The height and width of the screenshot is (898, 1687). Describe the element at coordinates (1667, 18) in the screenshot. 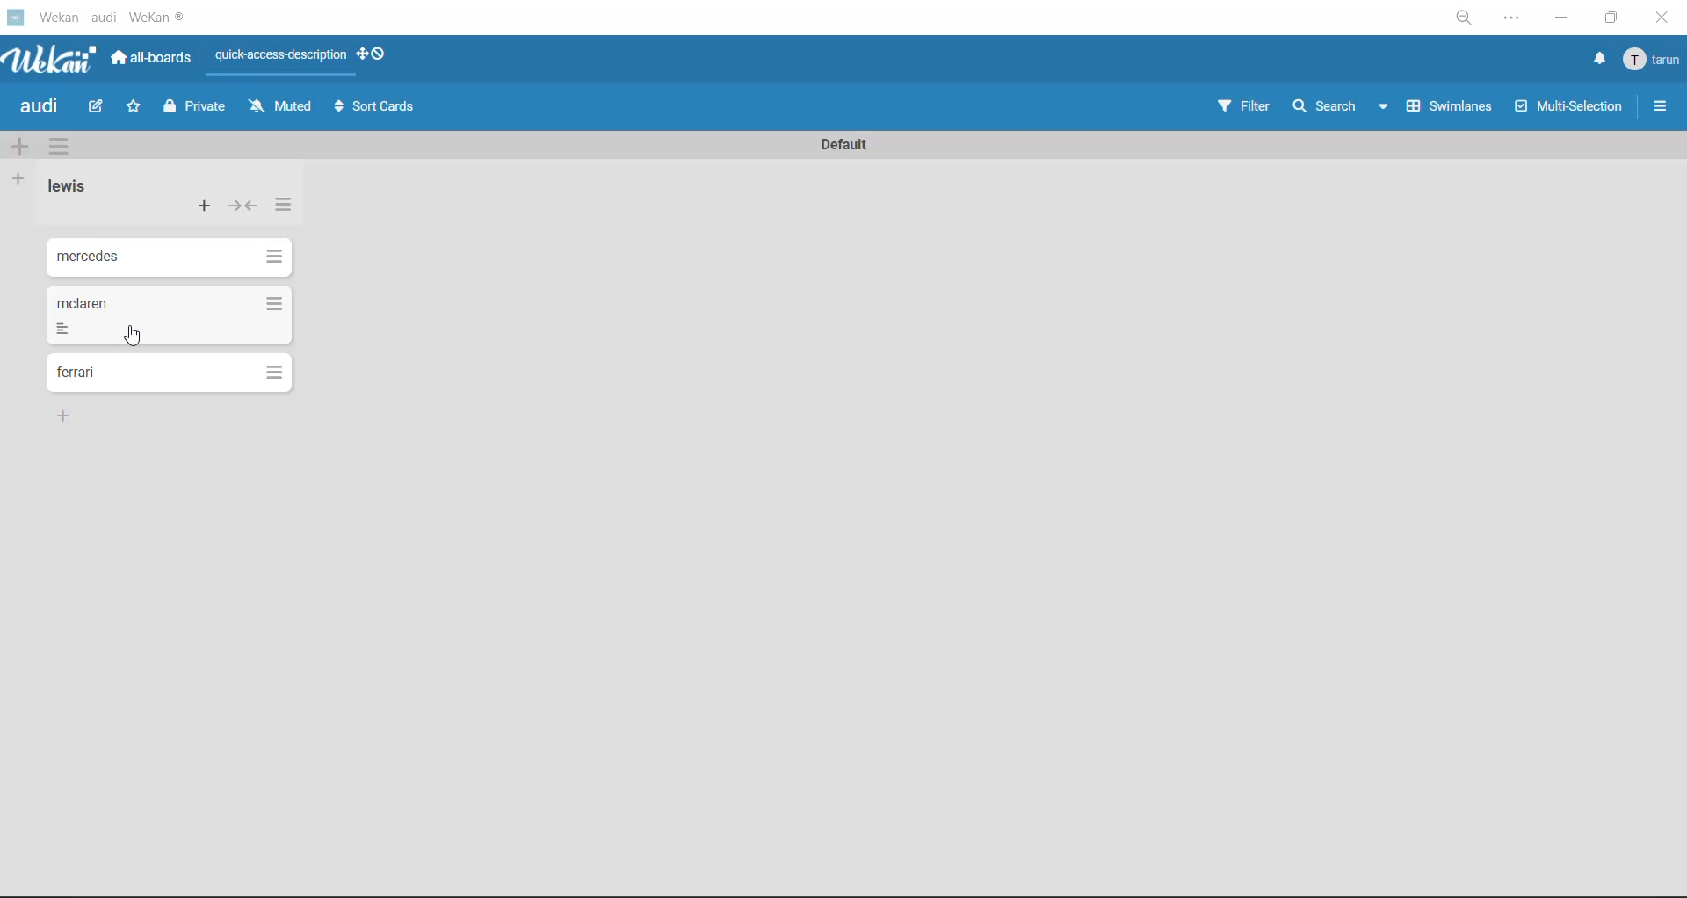

I see `close` at that location.